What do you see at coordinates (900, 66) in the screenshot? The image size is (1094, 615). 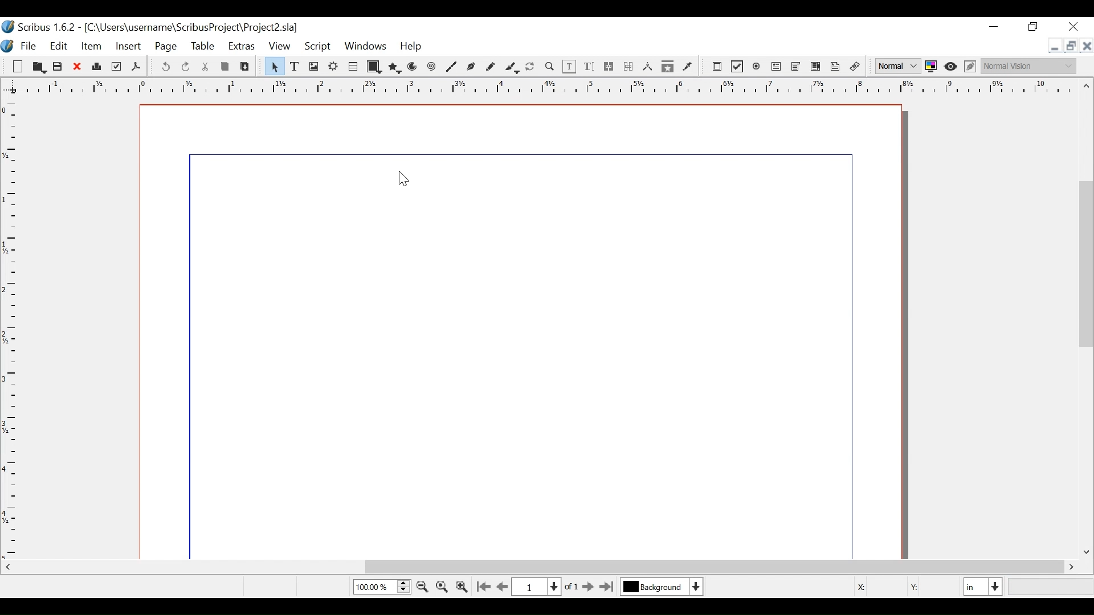 I see `Select the image preview quality` at bounding box center [900, 66].